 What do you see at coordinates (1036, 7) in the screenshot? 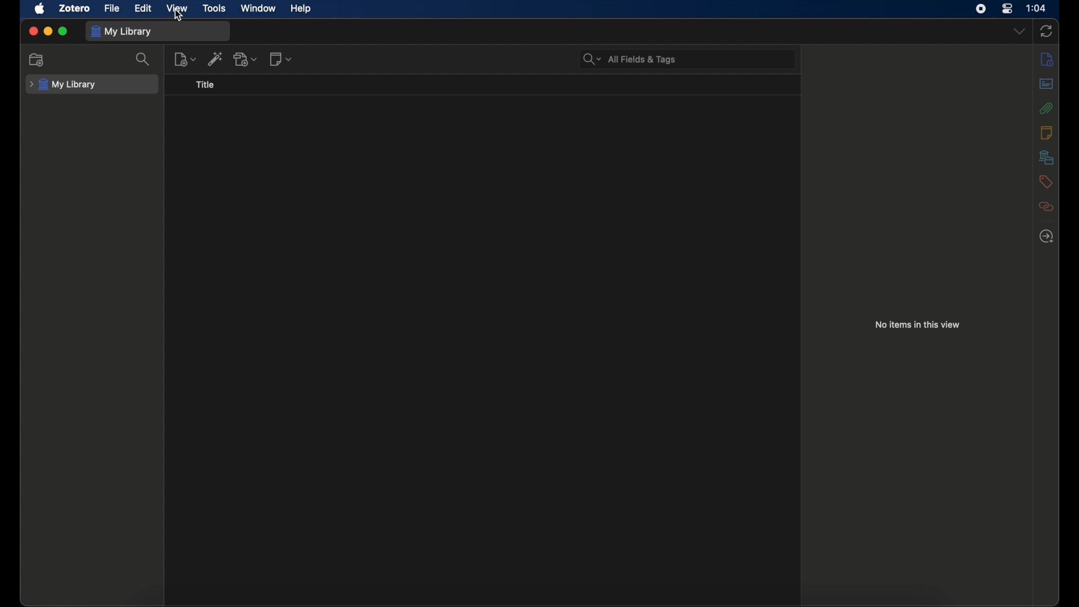
I see `time` at bounding box center [1036, 7].